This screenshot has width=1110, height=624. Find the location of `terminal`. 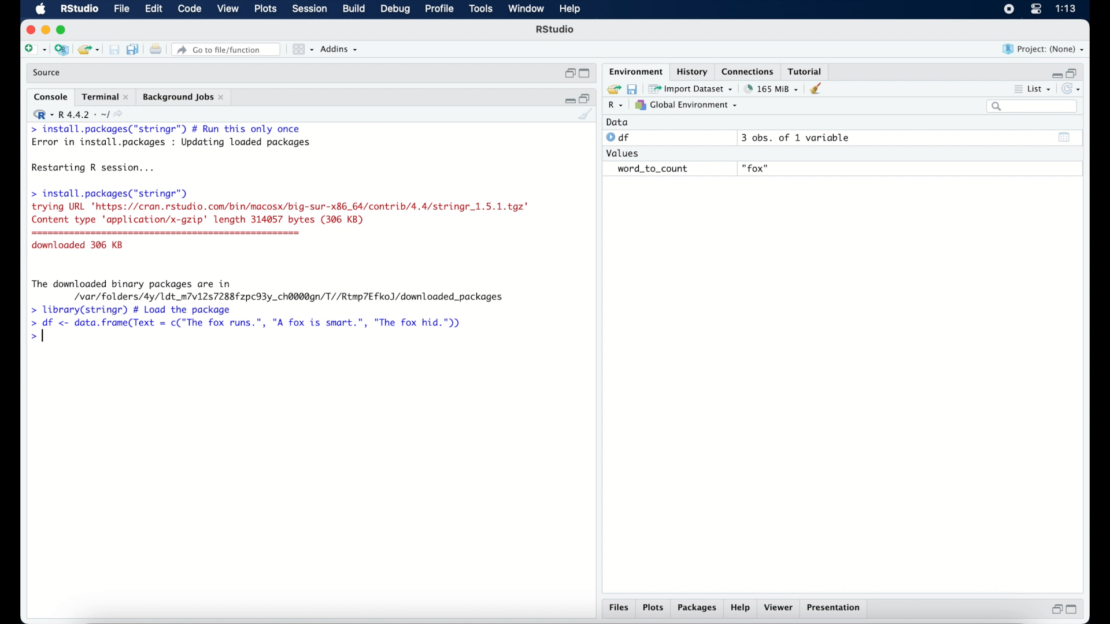

terminal is located at coordinates (105, 97).